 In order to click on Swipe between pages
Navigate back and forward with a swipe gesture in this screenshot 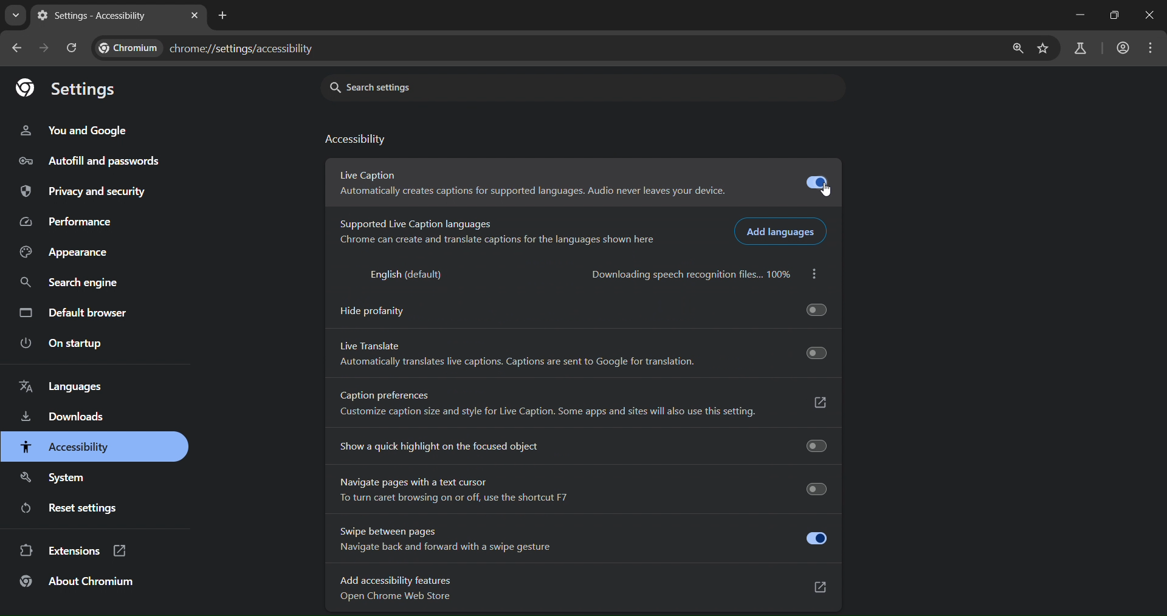, I will do `click(582, 539)`.